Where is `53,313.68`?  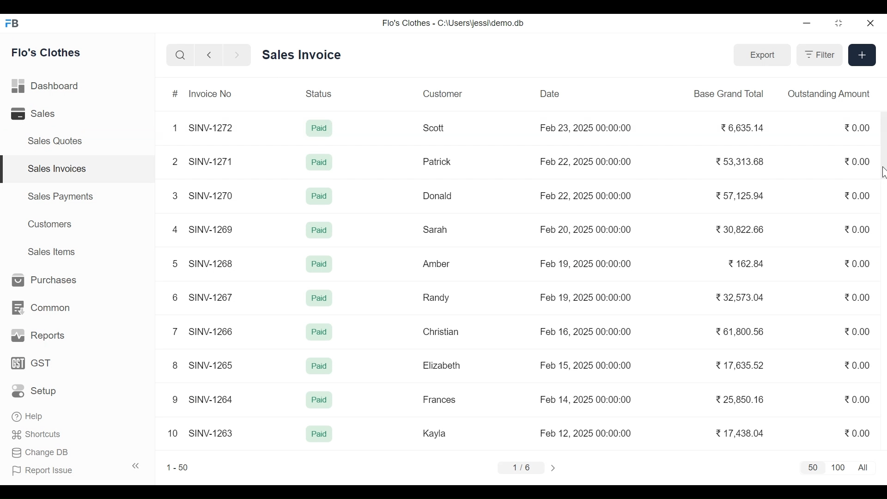
53,313.68 is located at coordinates (739, 161).